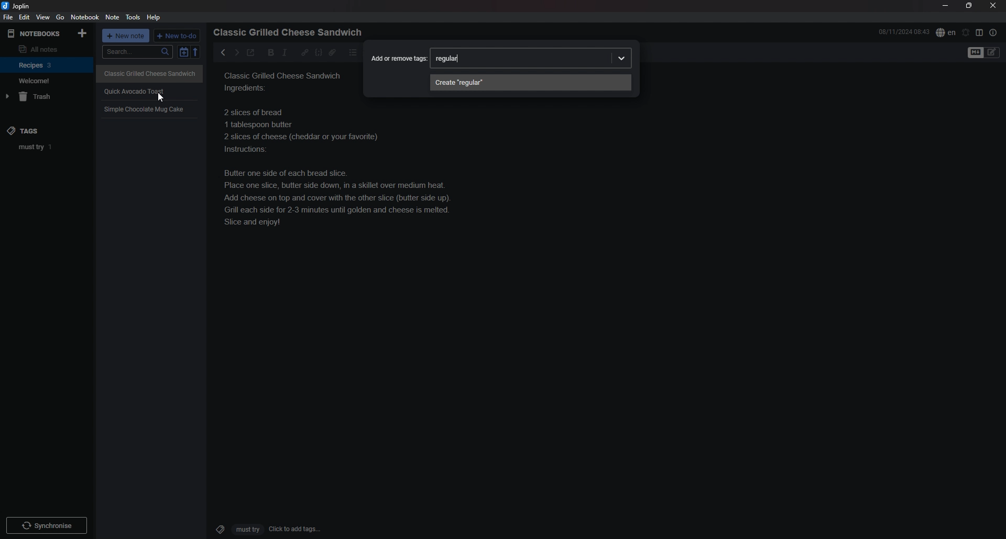 The height and width of the screenshot is (539, 1006). I want to click on cursor, so click(163, 98).